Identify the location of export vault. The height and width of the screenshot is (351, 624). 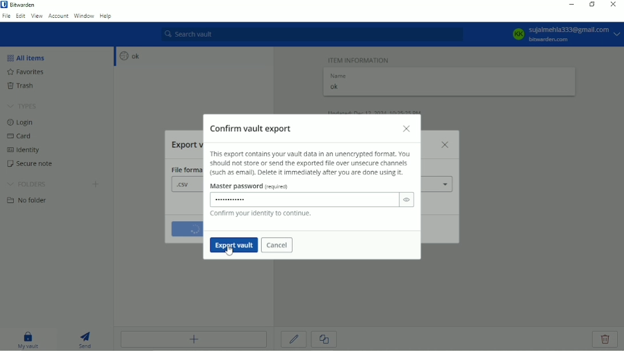
(234, 245).